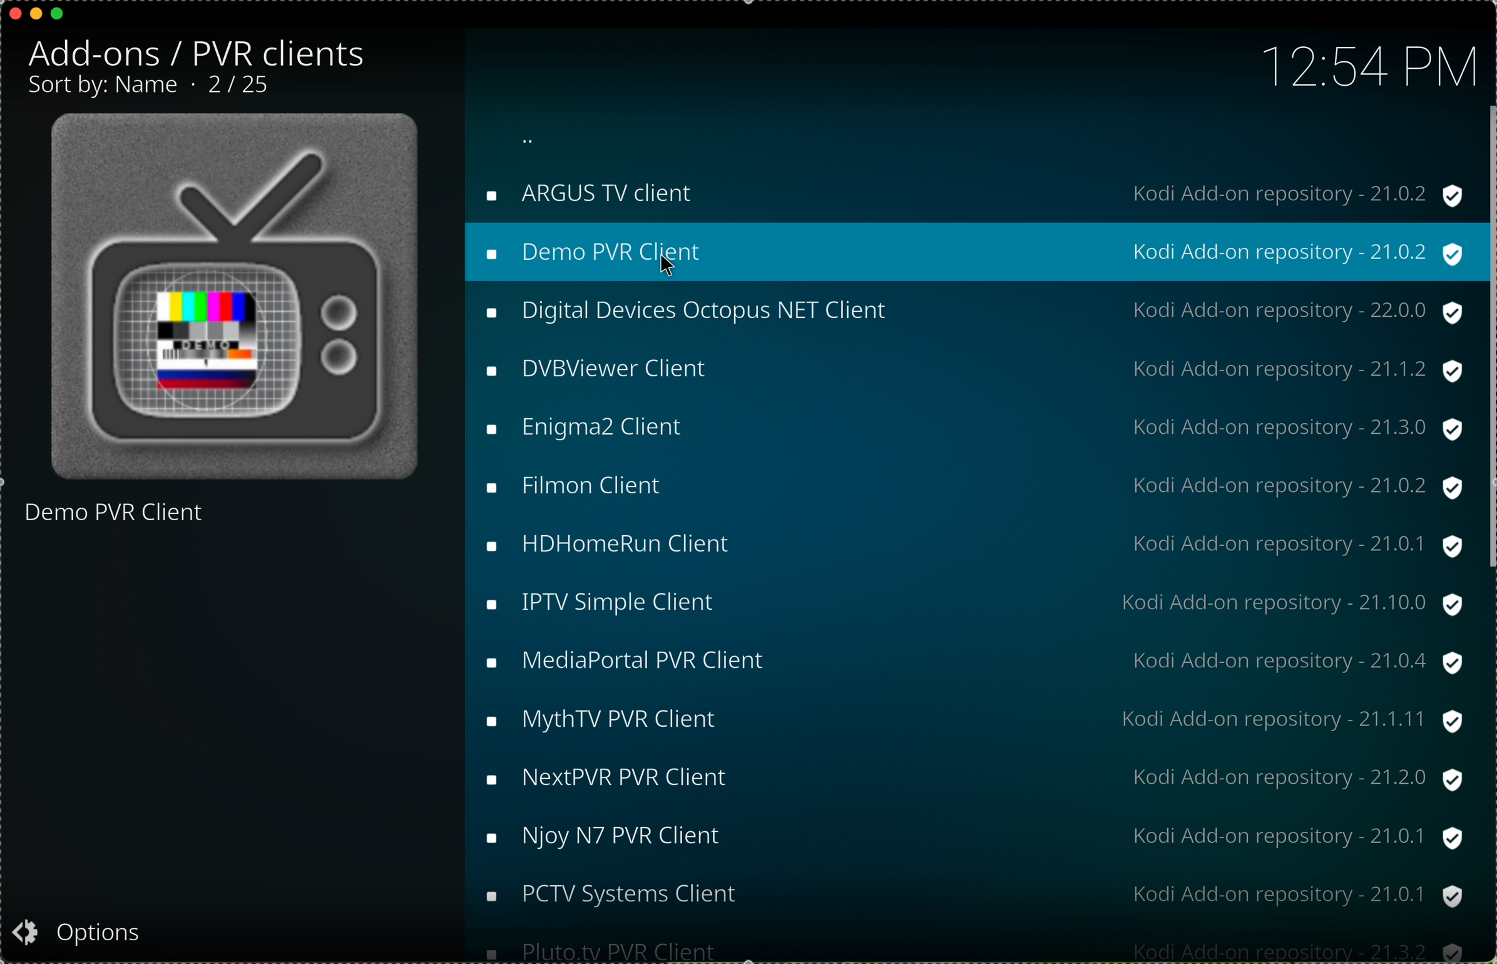  Describe the element at coordinates (236, 297) in the screenshot. I see `PVR client preview` at that location.